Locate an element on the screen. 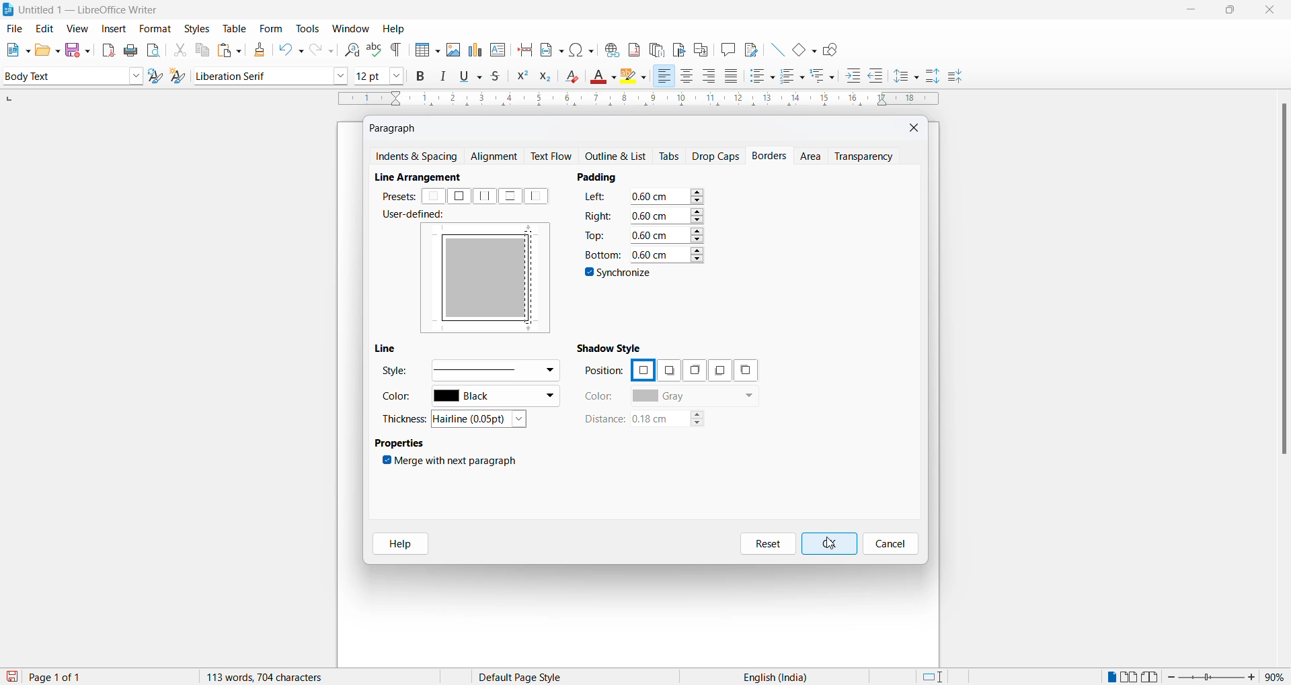 This screenshot has width=1291, height=685. position options is located at coordinates (717, 371).